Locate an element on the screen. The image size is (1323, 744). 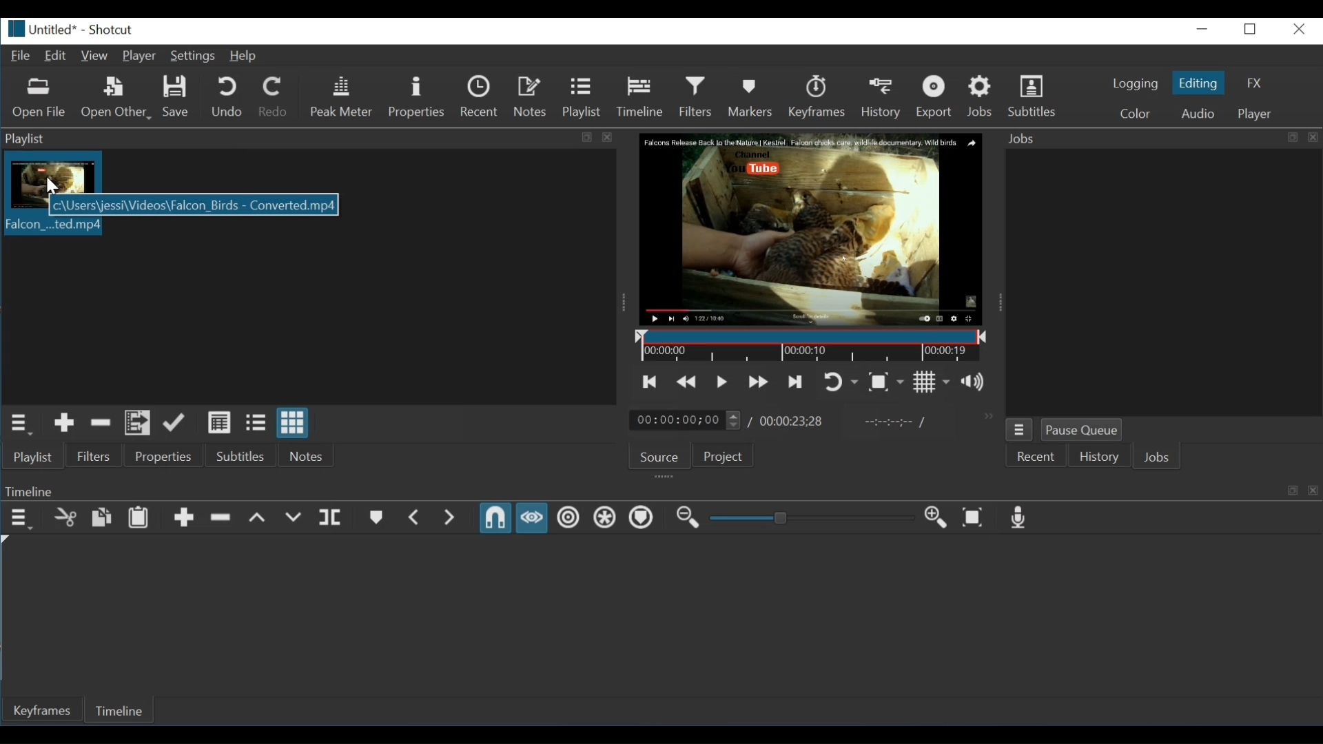
Cursor is located at coordinates (47, 186).